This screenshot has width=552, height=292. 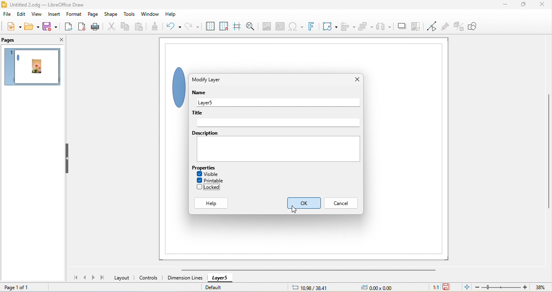 I want to click on close, so click(x=357, y=79).